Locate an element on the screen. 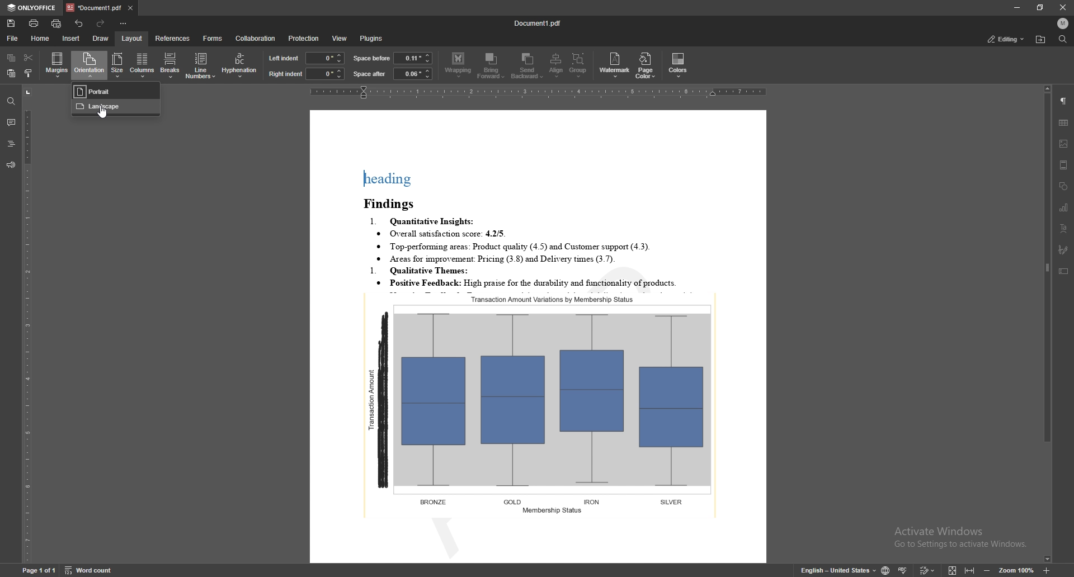  minimize is located at coordinates (1016, 7).